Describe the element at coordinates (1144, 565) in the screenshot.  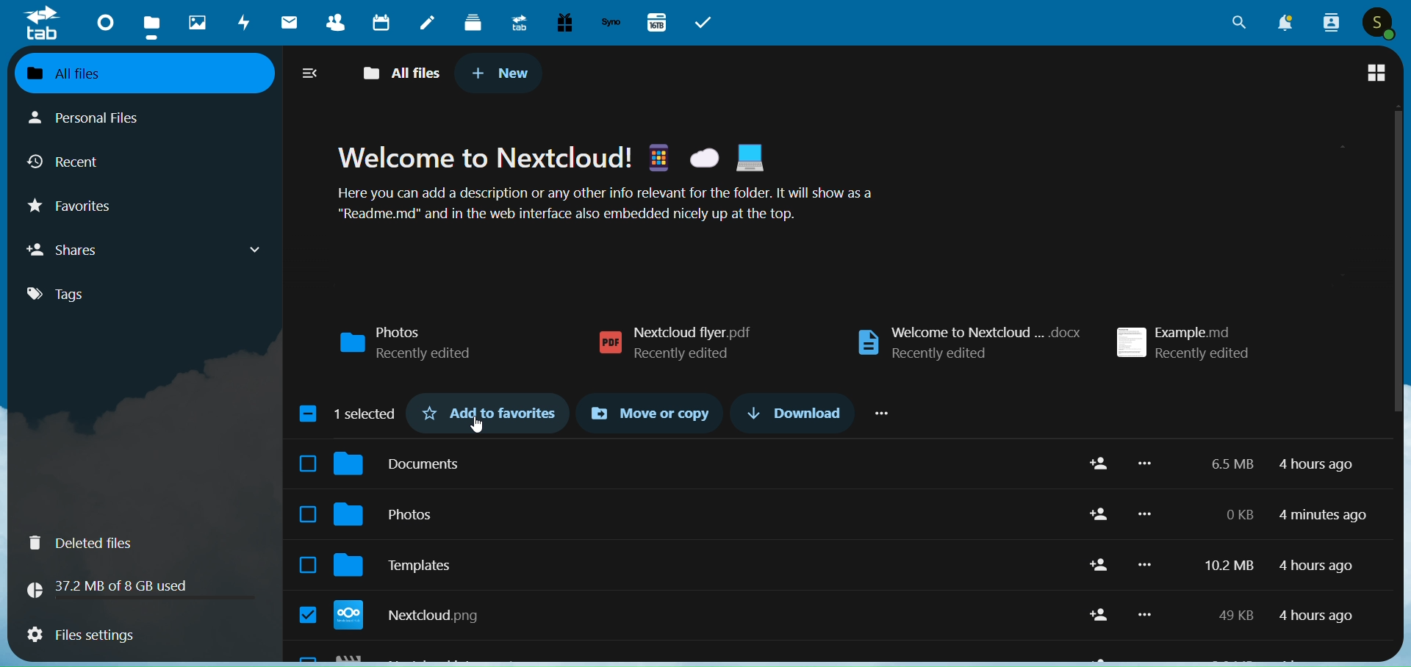
I see `More` at that location.